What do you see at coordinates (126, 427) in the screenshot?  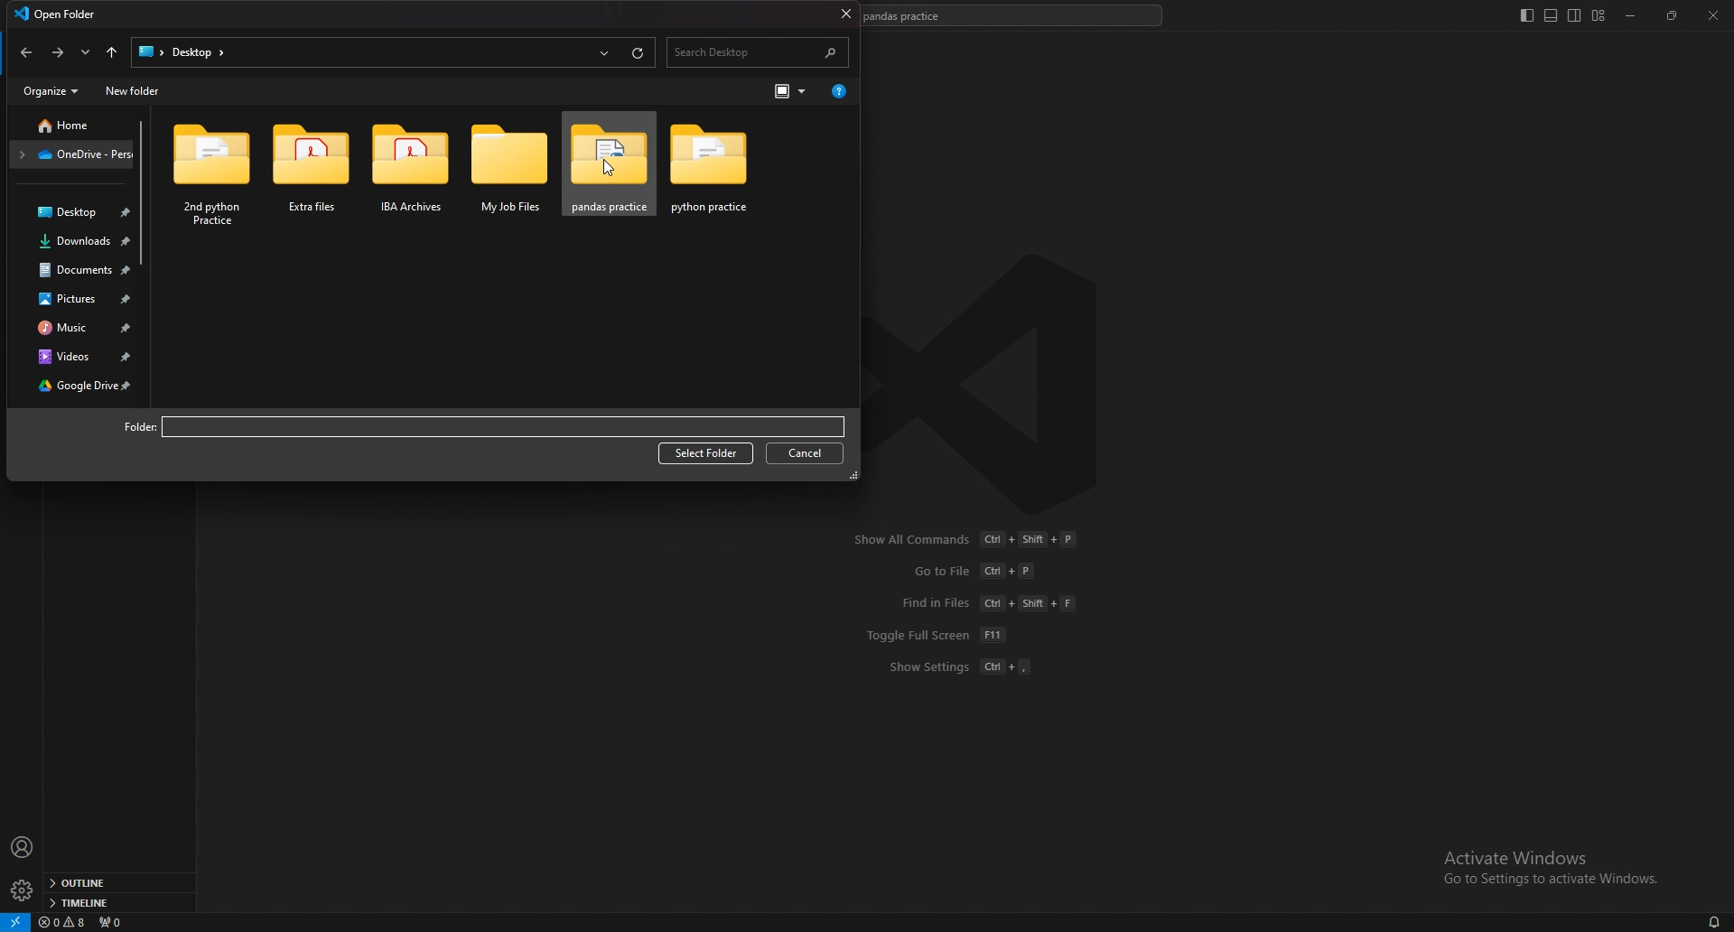 I see `folder` at bounding box center [126, 427].